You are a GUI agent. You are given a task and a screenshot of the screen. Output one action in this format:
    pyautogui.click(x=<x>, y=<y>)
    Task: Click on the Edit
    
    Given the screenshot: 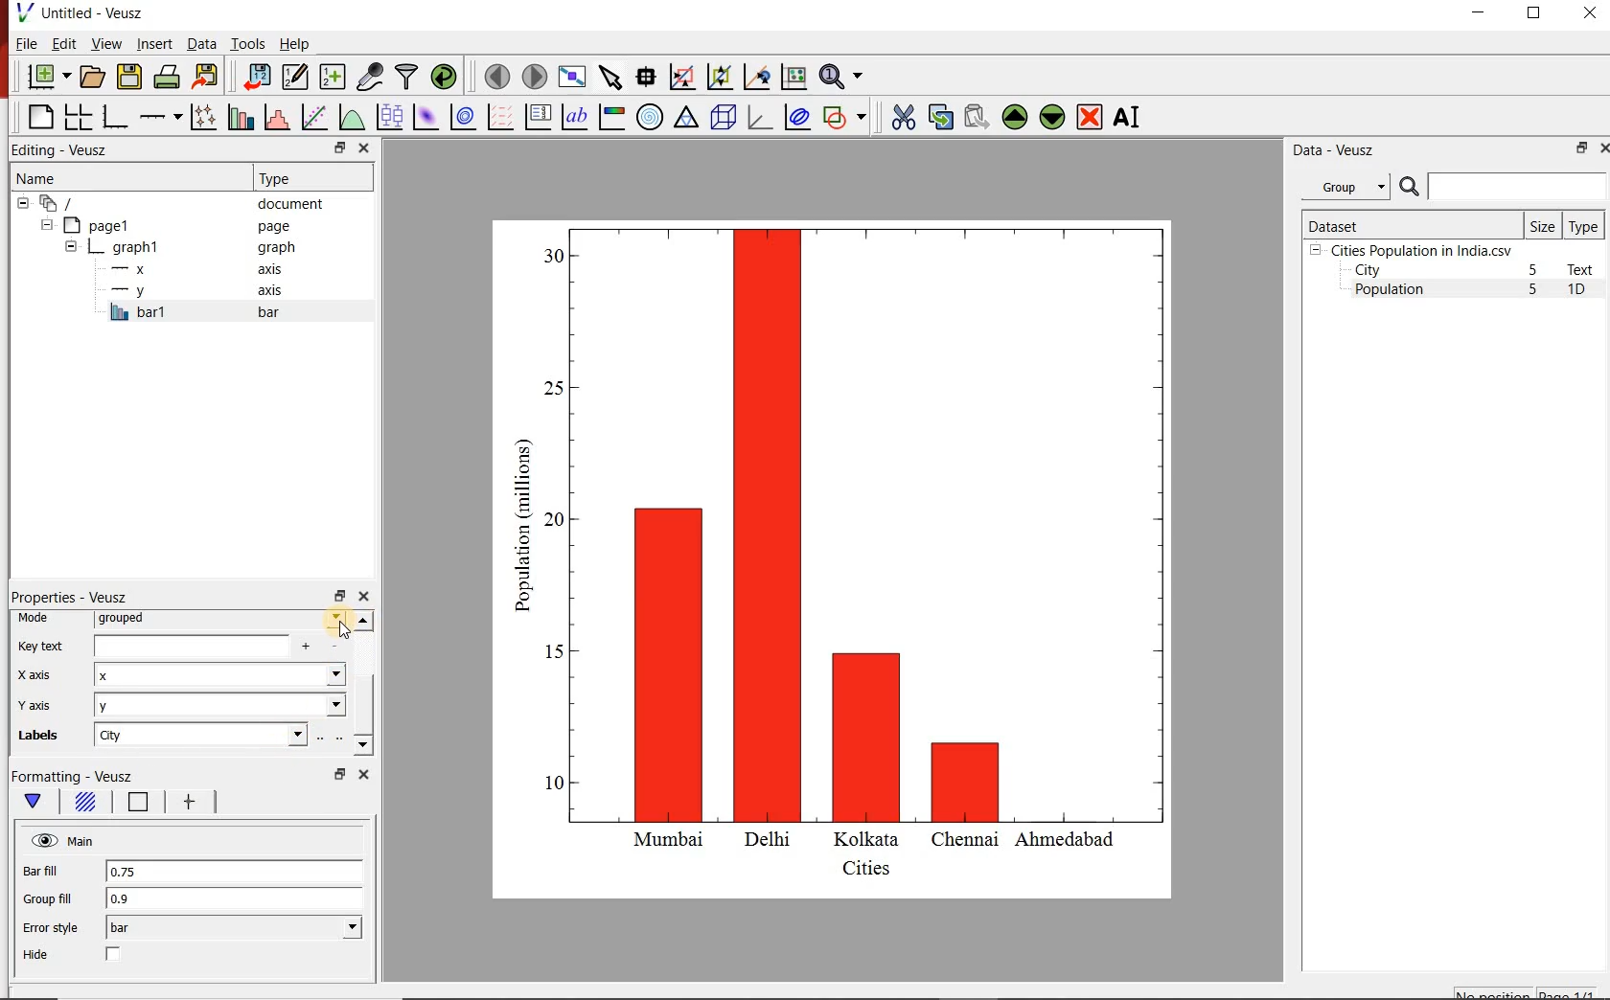 What is the action you would take?
    pyautogui.click(x=62, y=44)
    